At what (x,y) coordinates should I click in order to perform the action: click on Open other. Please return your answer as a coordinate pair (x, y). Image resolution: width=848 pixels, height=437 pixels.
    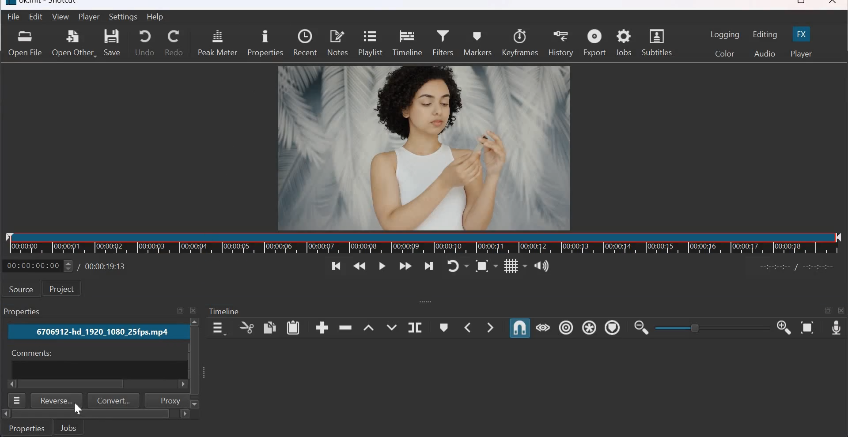
    Looking at the image, I should click on (74, 42).